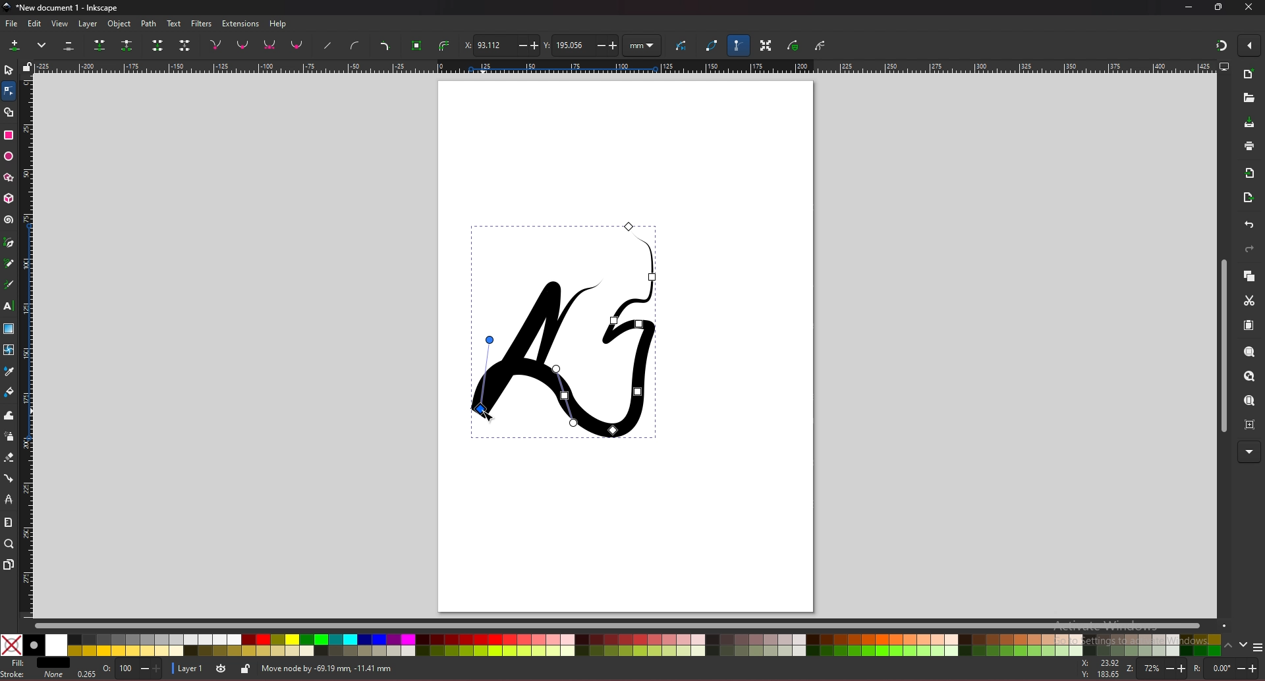  I want to click on delete selected node, so click(69, 45).